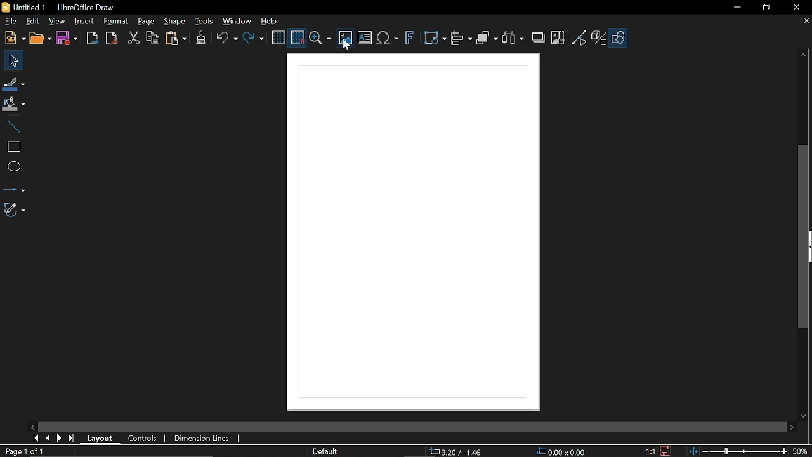  I want to click on Crop , so click(560, 38).